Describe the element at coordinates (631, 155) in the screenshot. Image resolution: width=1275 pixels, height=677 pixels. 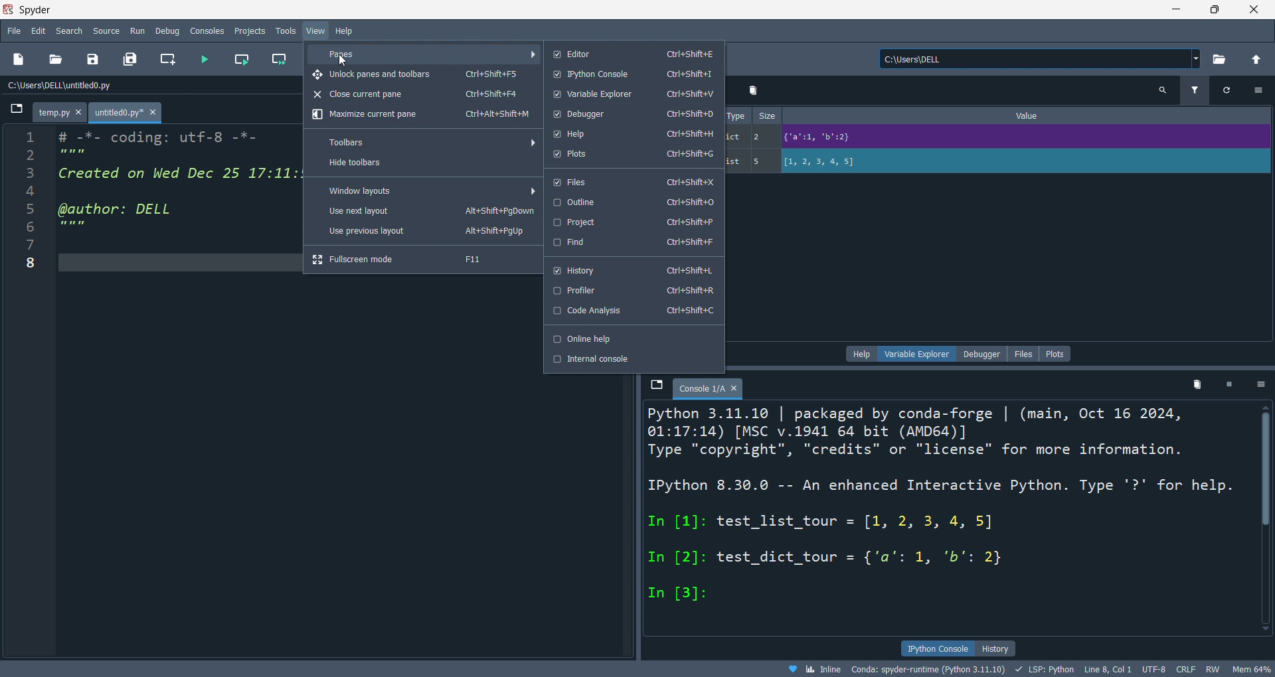
I see `plots` at that location.